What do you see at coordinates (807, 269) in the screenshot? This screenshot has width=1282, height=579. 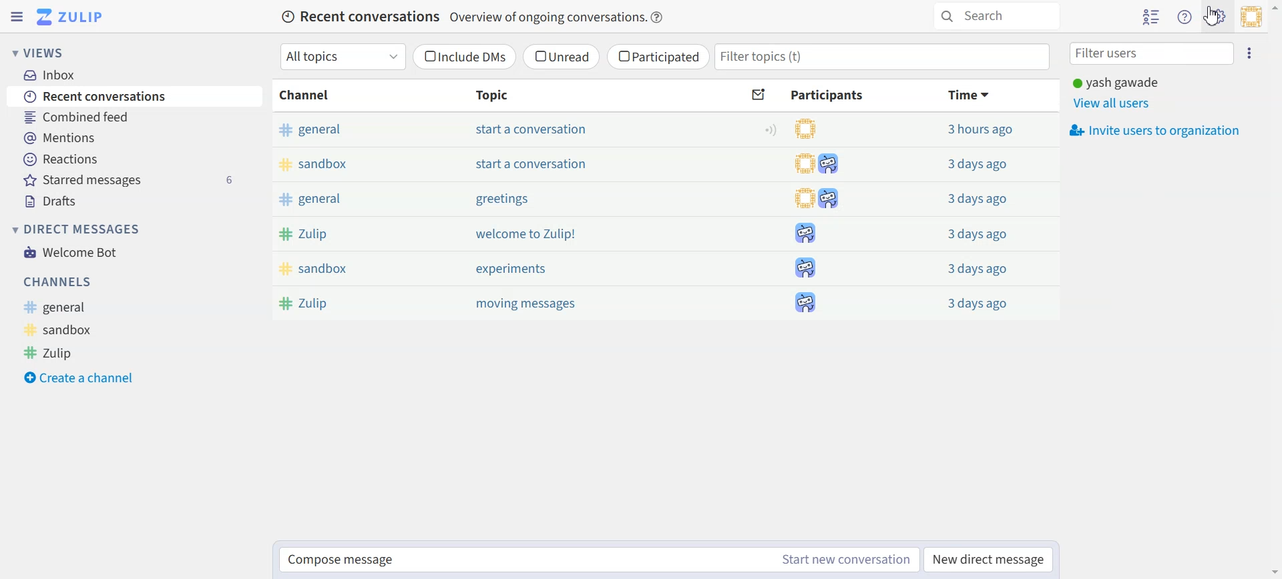 I see `participants` at bounding box center [807, 269].